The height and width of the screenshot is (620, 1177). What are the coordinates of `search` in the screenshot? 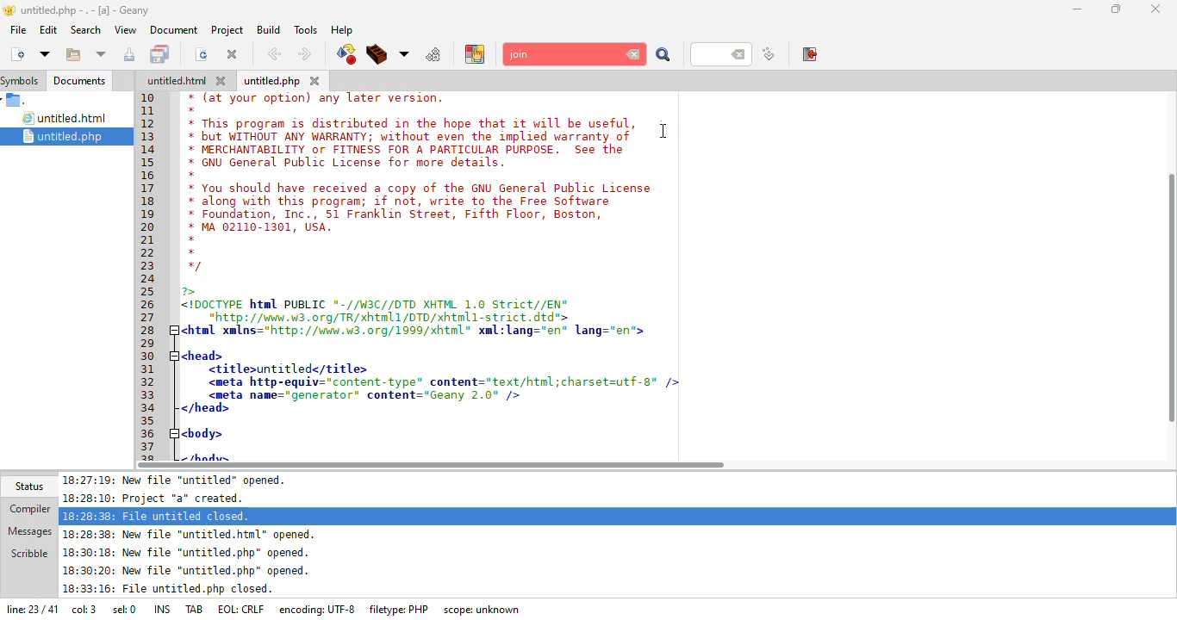 It's located at (85, 30).